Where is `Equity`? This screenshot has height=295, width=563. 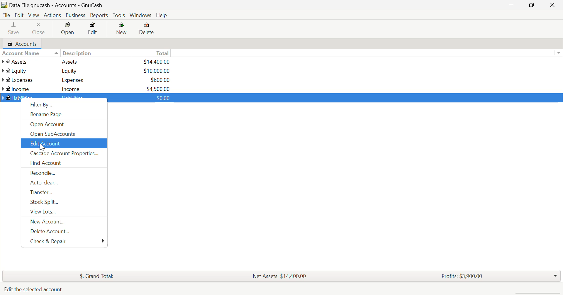 Equity is located at coordinates (70, 71).